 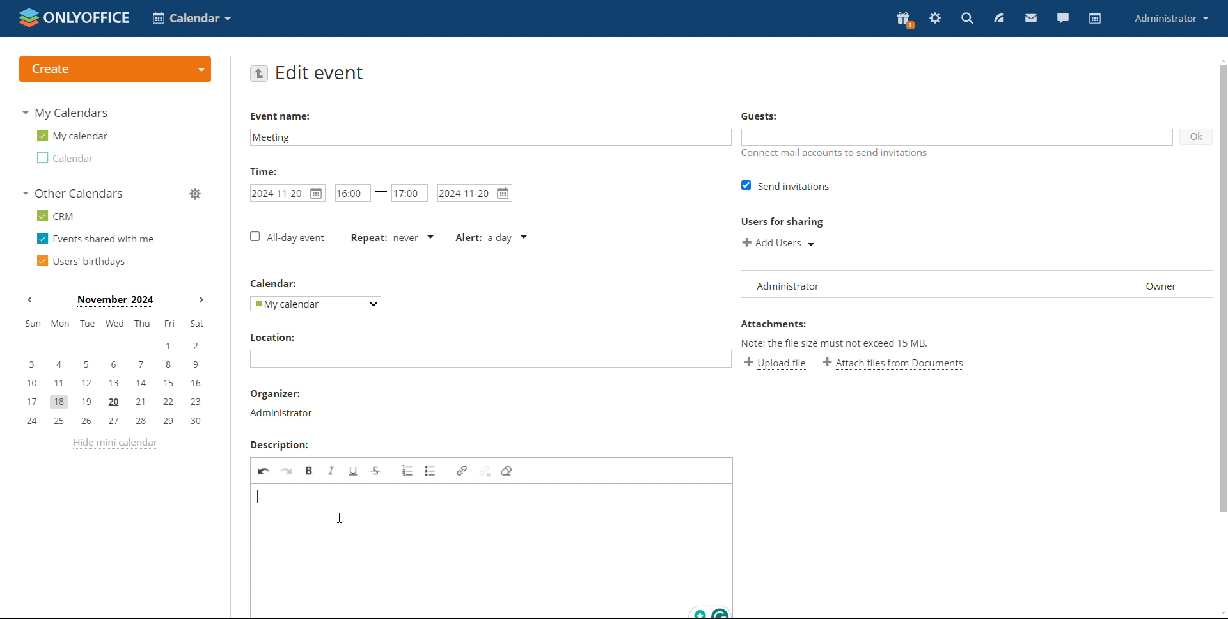 What do you see at coordinates (54, 216) in the screenshot?
I see `crm` at bounding box center [54, 216].